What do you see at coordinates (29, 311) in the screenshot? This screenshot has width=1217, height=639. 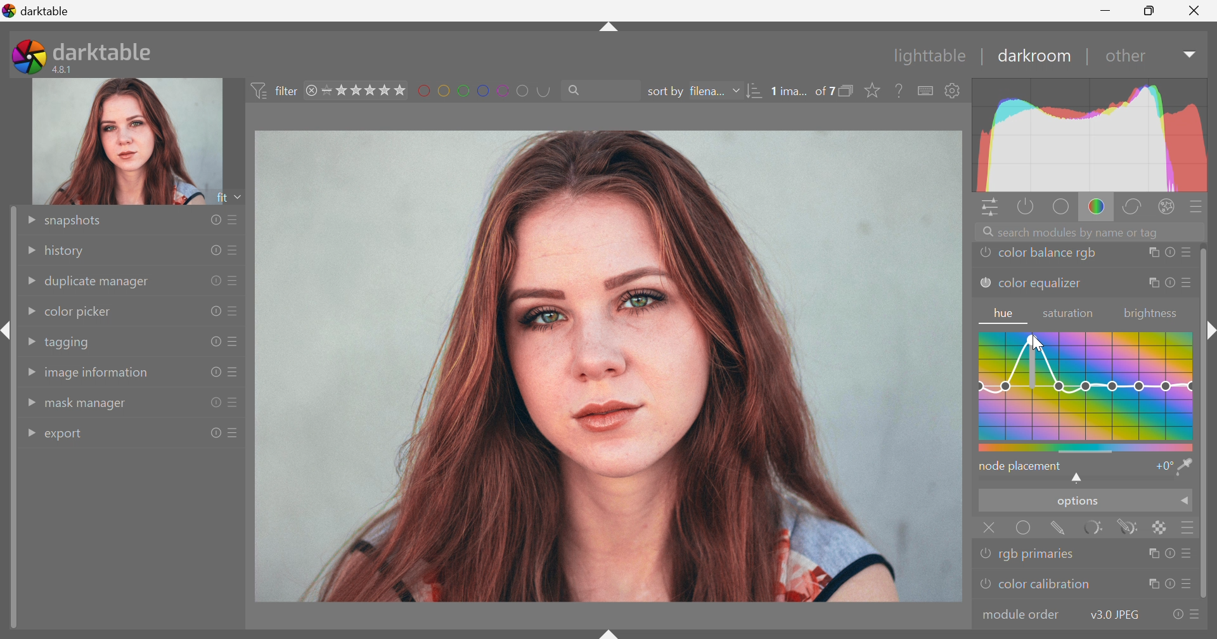 I see `Drop Down` at bounding box center [29, 311].